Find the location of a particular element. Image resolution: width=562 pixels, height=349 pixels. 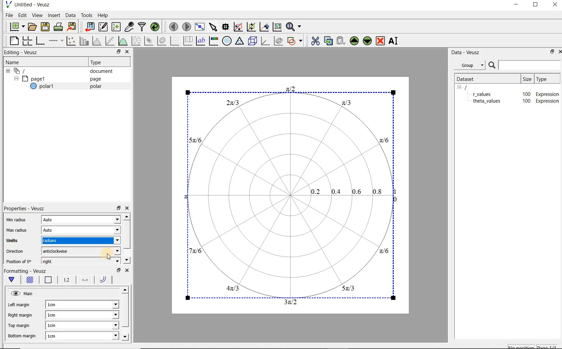

Close is located at coordinates (559, 51).